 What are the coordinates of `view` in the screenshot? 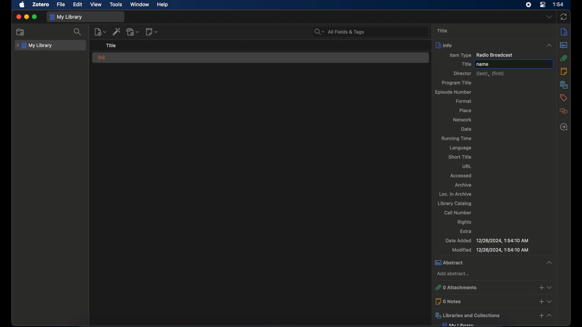 It's located at (96, 5).